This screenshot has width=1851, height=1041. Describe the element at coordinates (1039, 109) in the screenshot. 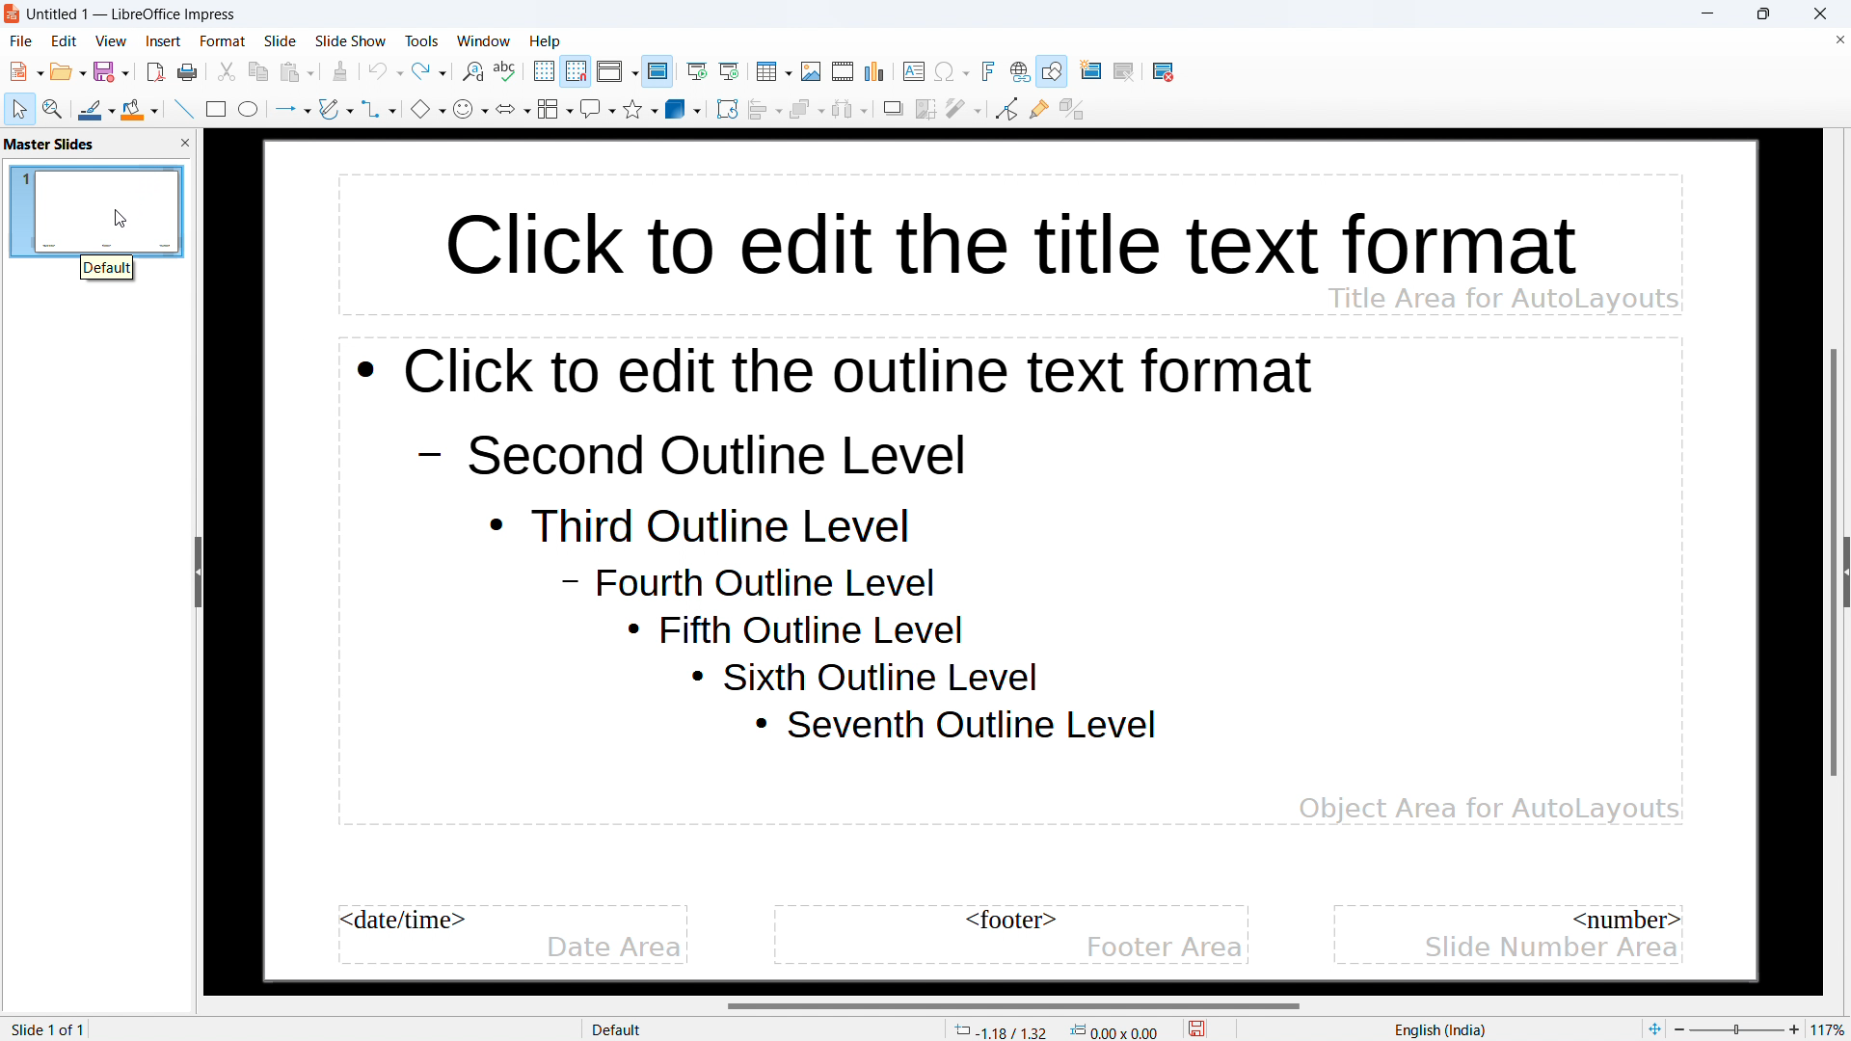

I see `show gluepoint functions` at that location.